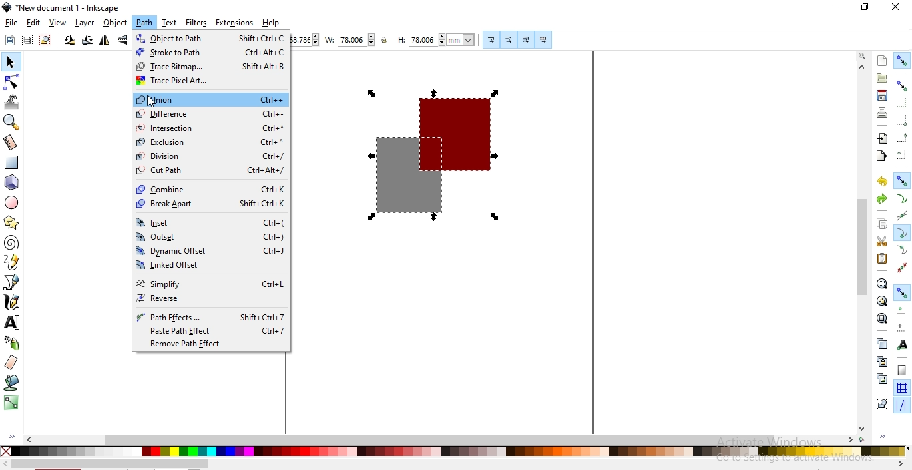  What do you see at coordinates (28, 40) in the screenshot?
I see `select any object in visible and unlocked layers` at bounding box center [28, 40].